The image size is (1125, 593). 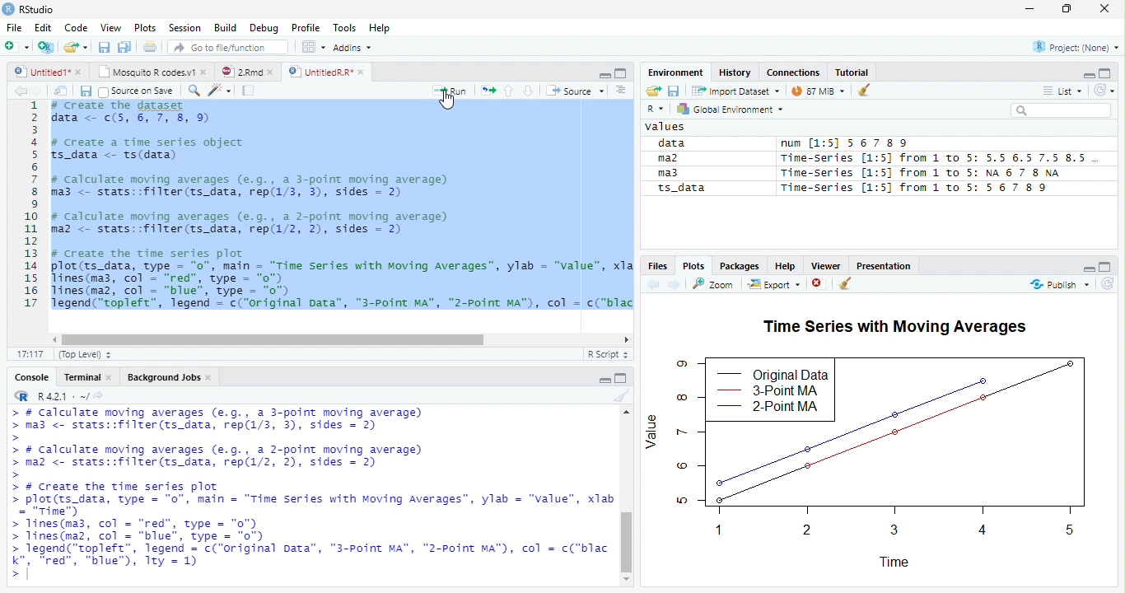 I want to click on Source on Save, so click(x=135, y=91).